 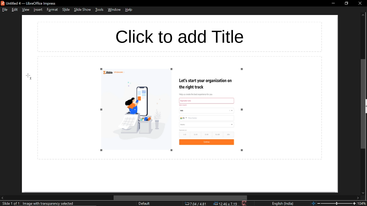 What do you see at coordinates (25, 10) in the screenshot?
I see `view` at bounding box center [25, 10].